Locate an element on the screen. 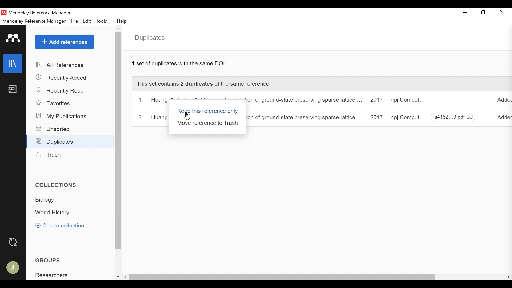 The height and width of the screenshot is (288, 512). Duplicates is located at coordinates (151, 38).